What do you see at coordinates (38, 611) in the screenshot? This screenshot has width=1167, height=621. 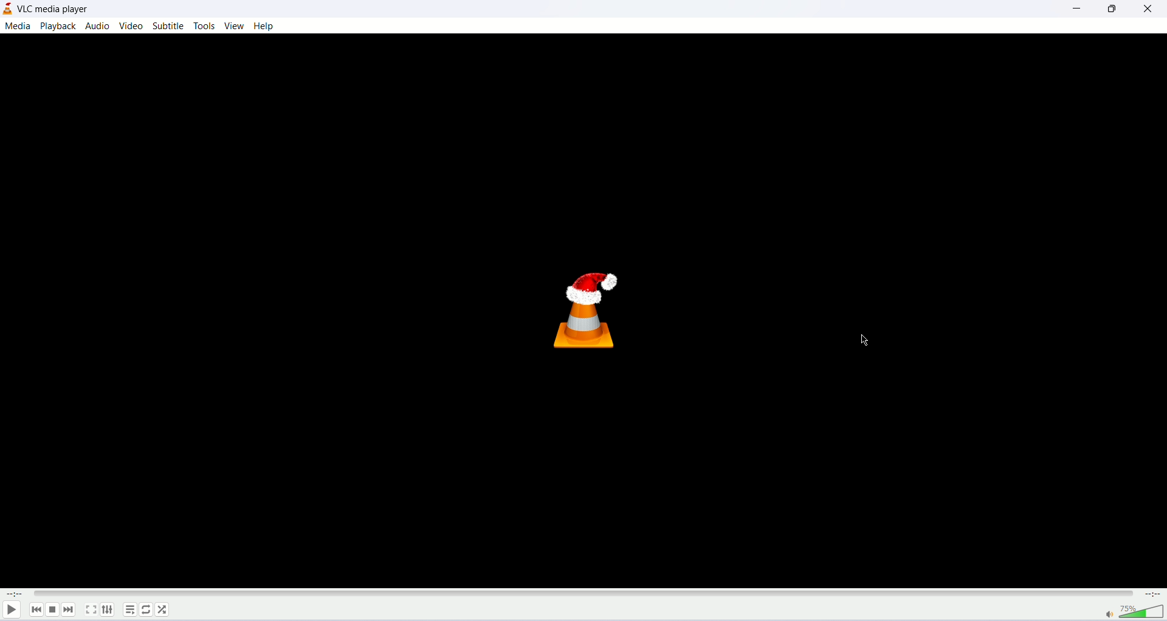 I see `previous` at bounding box center [38, 611].